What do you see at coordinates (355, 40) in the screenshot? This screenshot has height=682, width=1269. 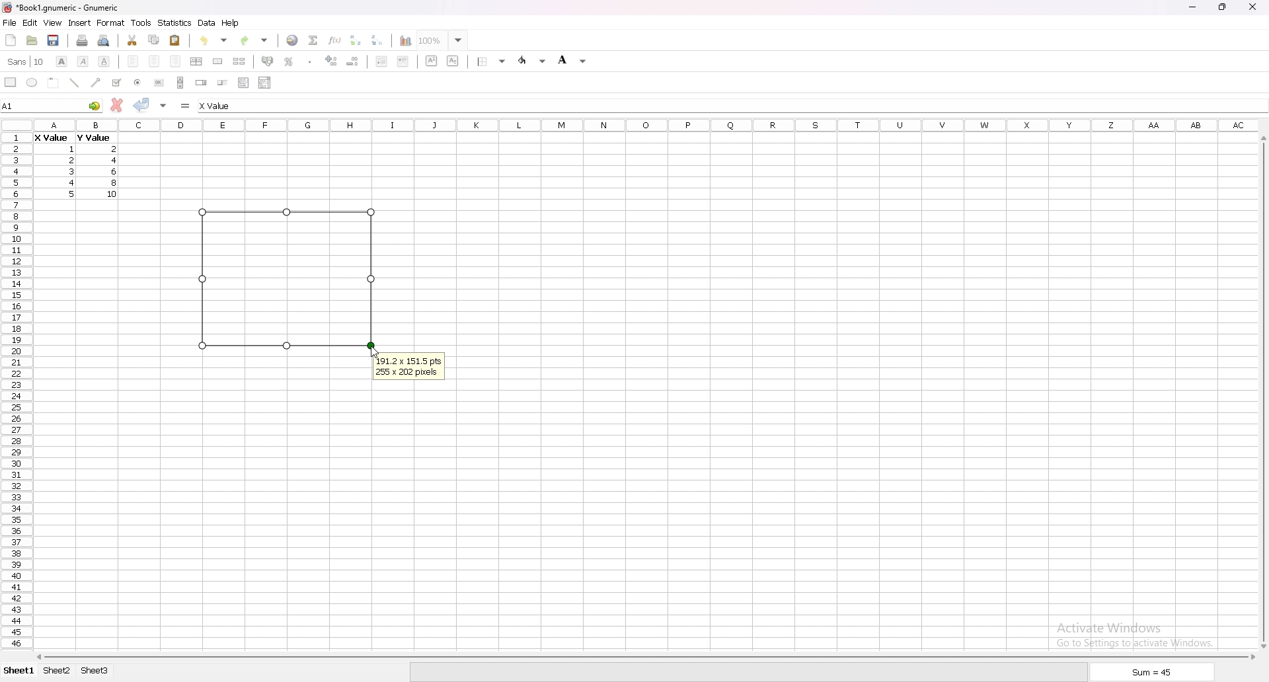 I see `sort ascending` at bounding box center [355, 40].